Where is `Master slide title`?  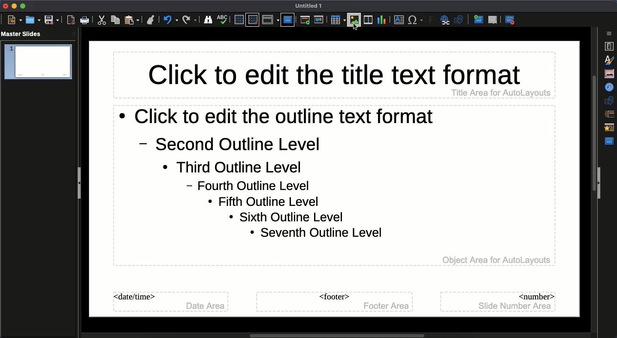 Master slide title is located at coordinates (333, 75).